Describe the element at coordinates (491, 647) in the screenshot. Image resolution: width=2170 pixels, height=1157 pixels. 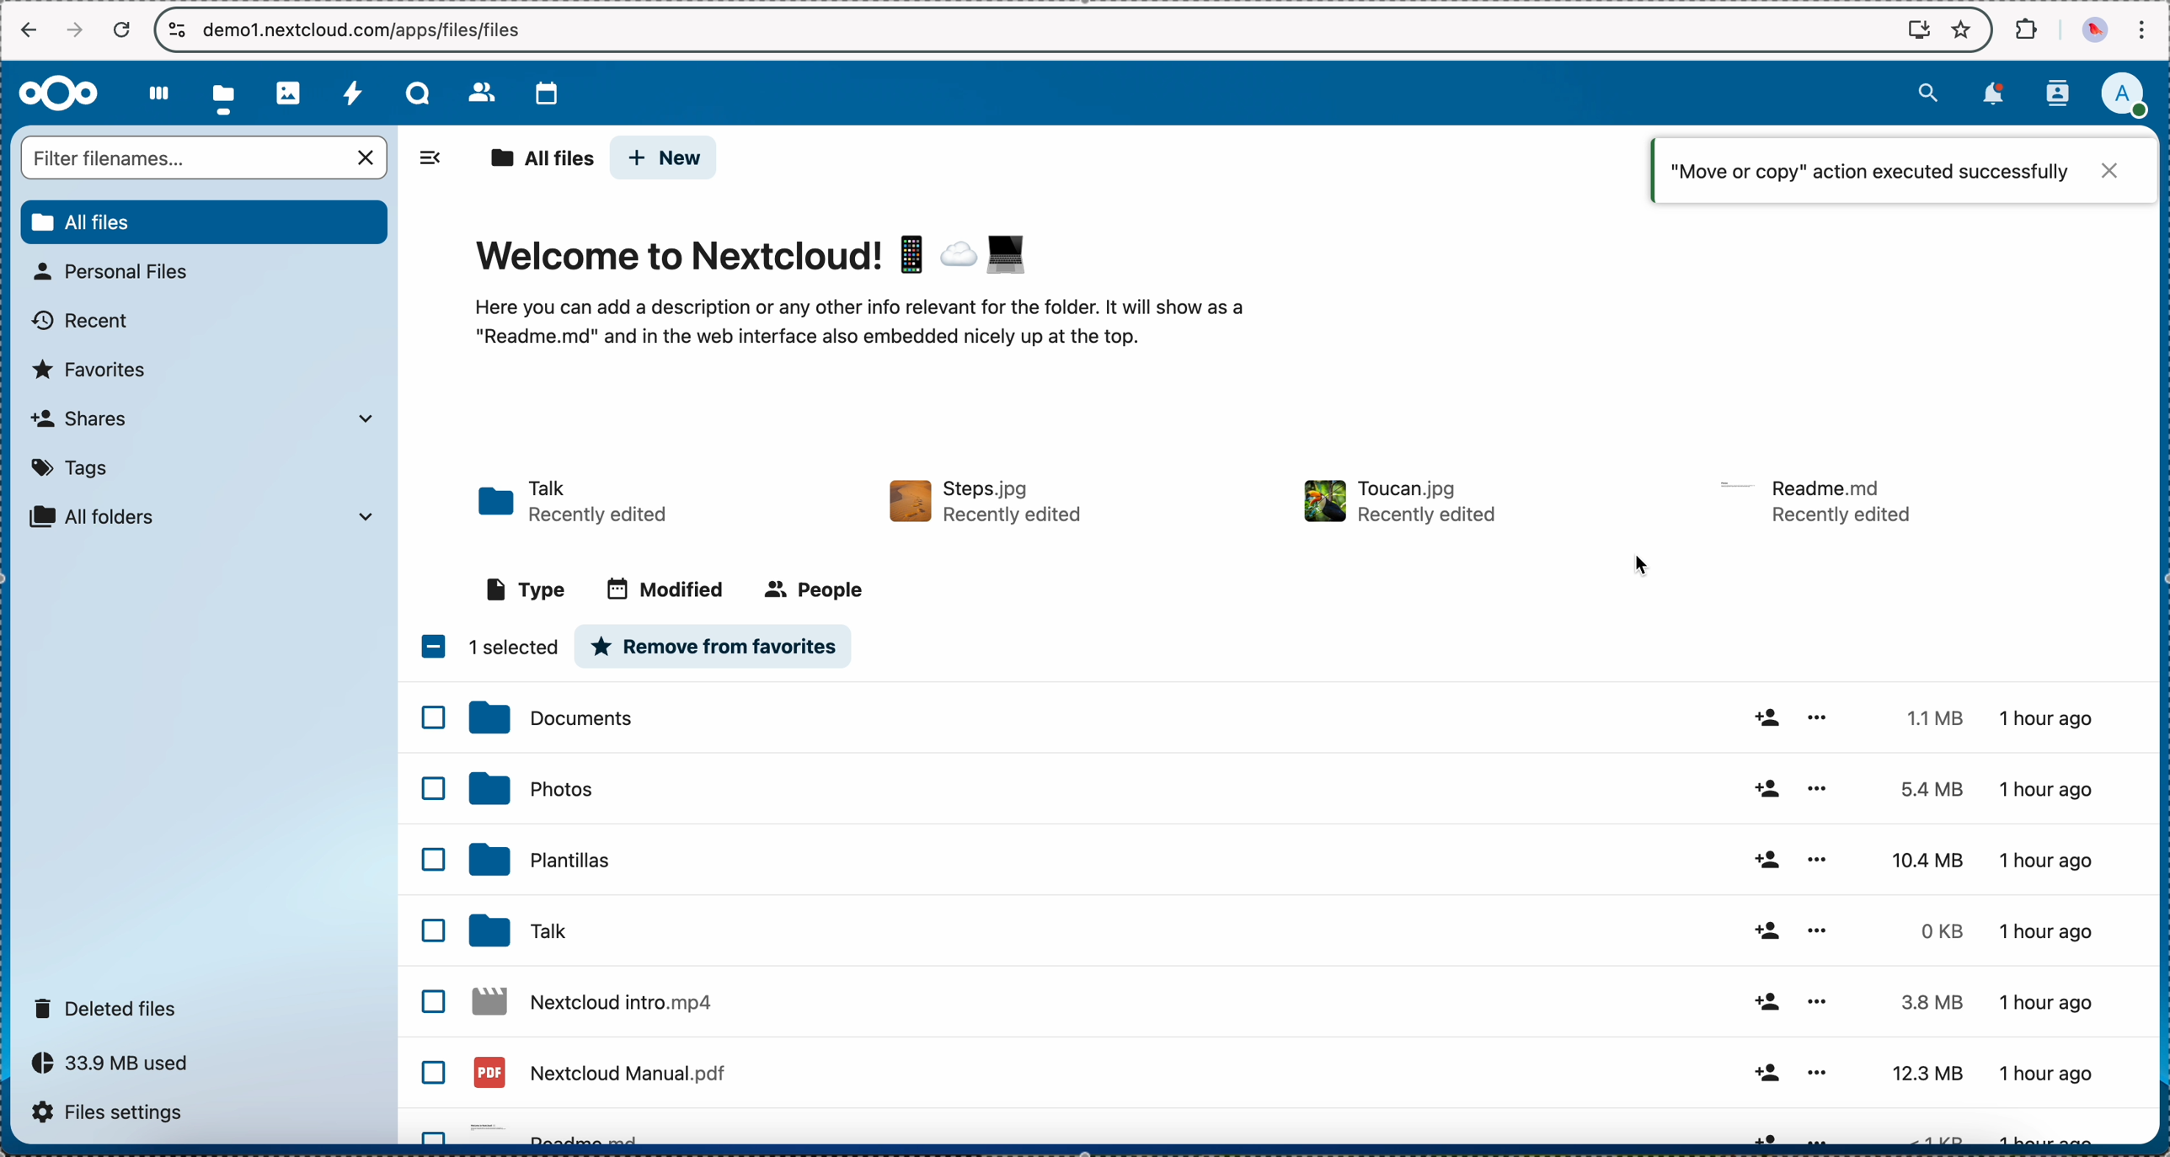
I see `1 item selected` at that location.